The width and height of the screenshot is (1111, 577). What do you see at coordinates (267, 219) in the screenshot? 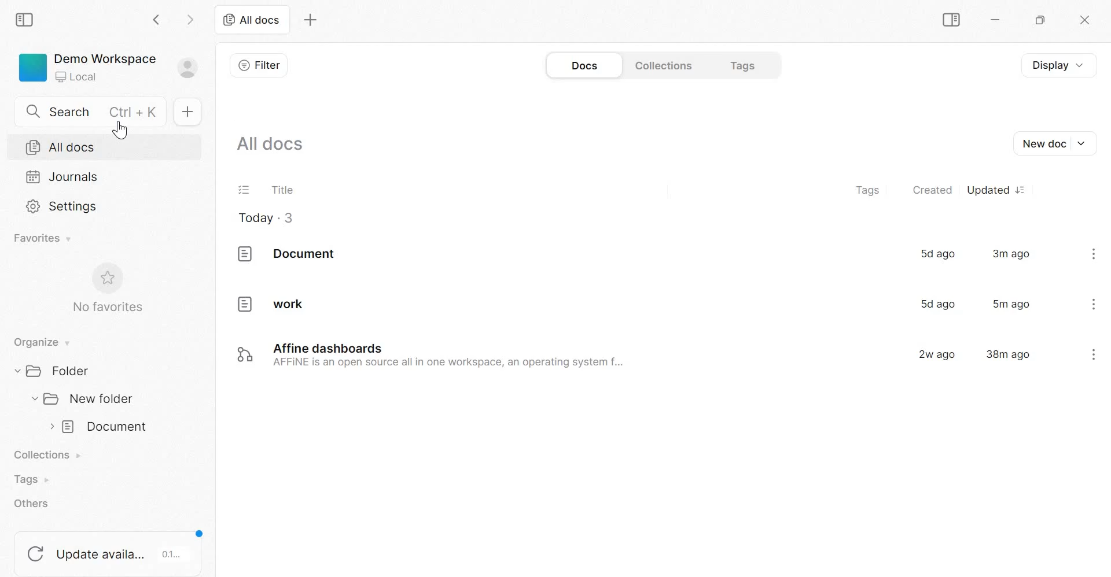
I see `Today . 3` at bounding box center [267, 219].